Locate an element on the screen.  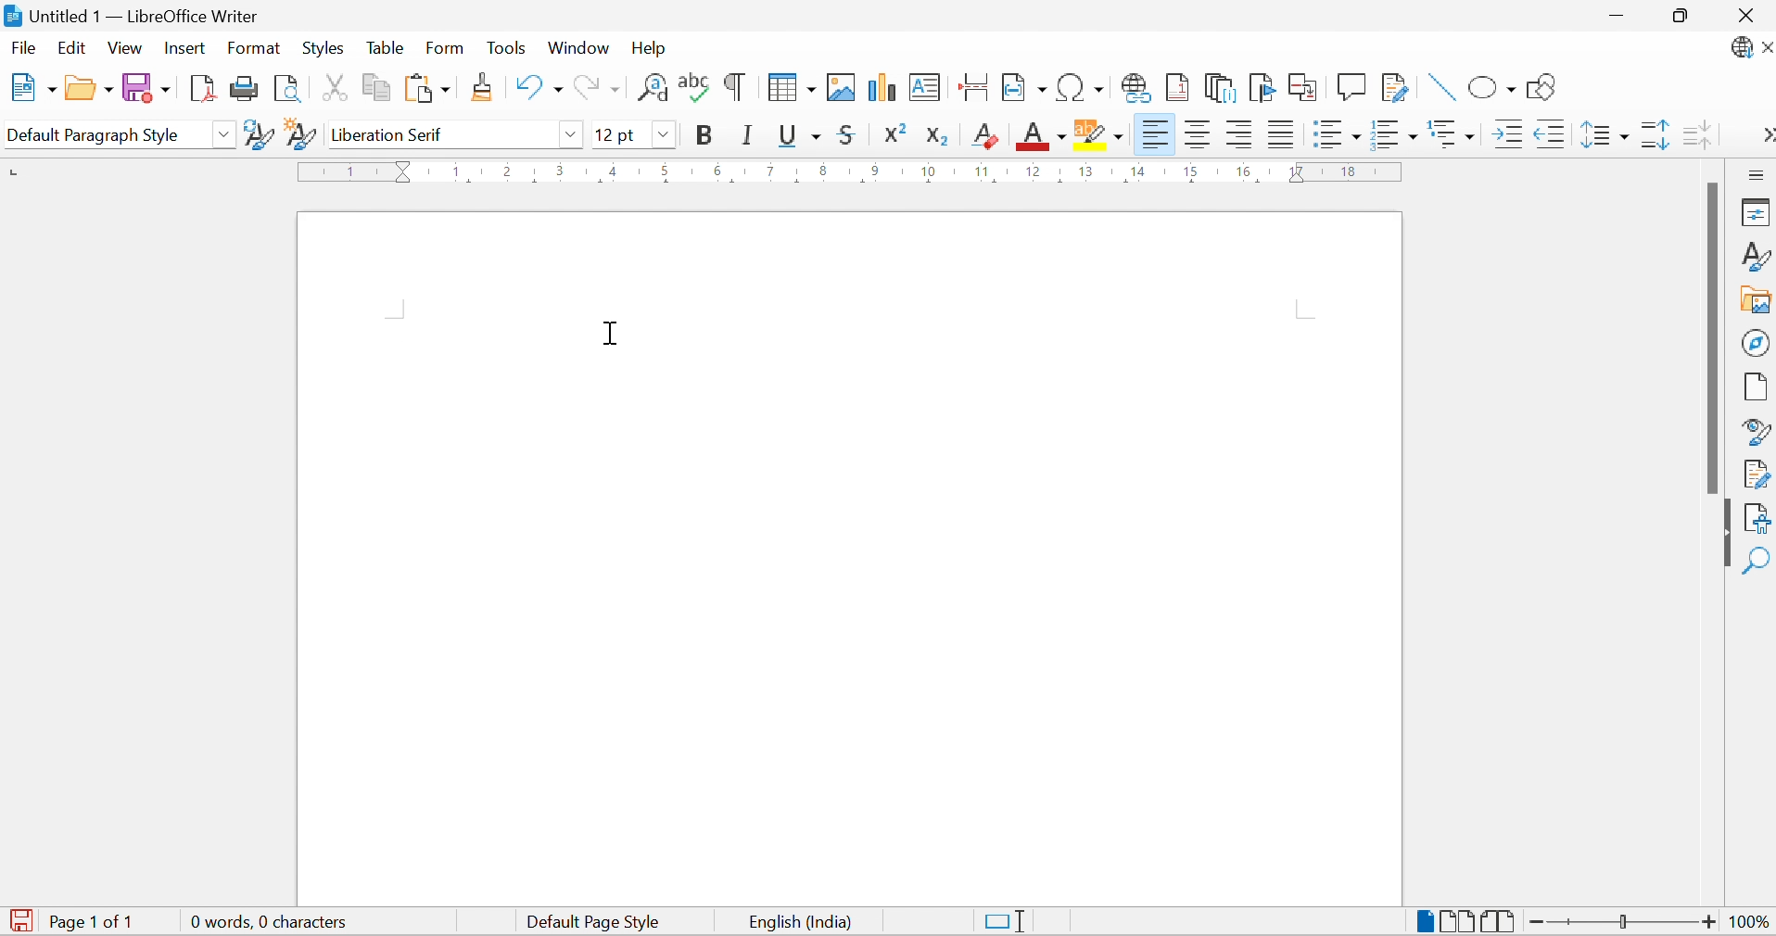
1 is located at coordinates (353, 171).